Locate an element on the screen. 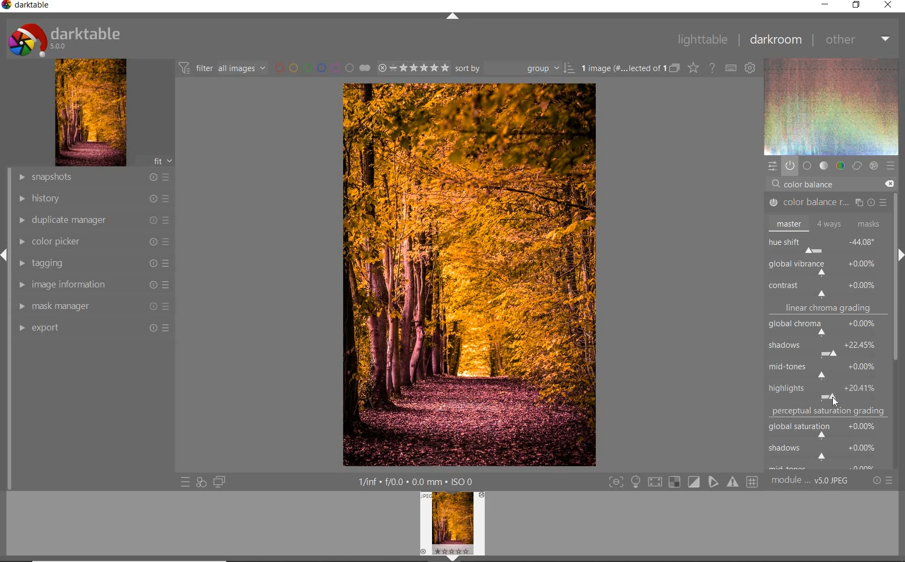  minimize is located at coordinates (826, 4).